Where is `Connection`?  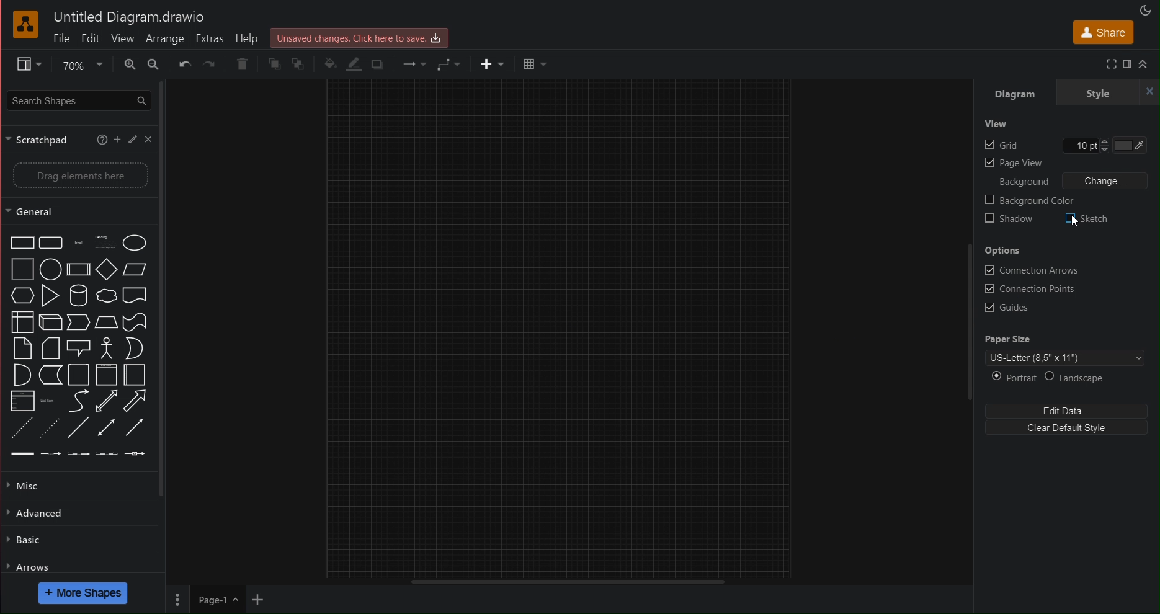 Connection is located at coordinates (411, 63).